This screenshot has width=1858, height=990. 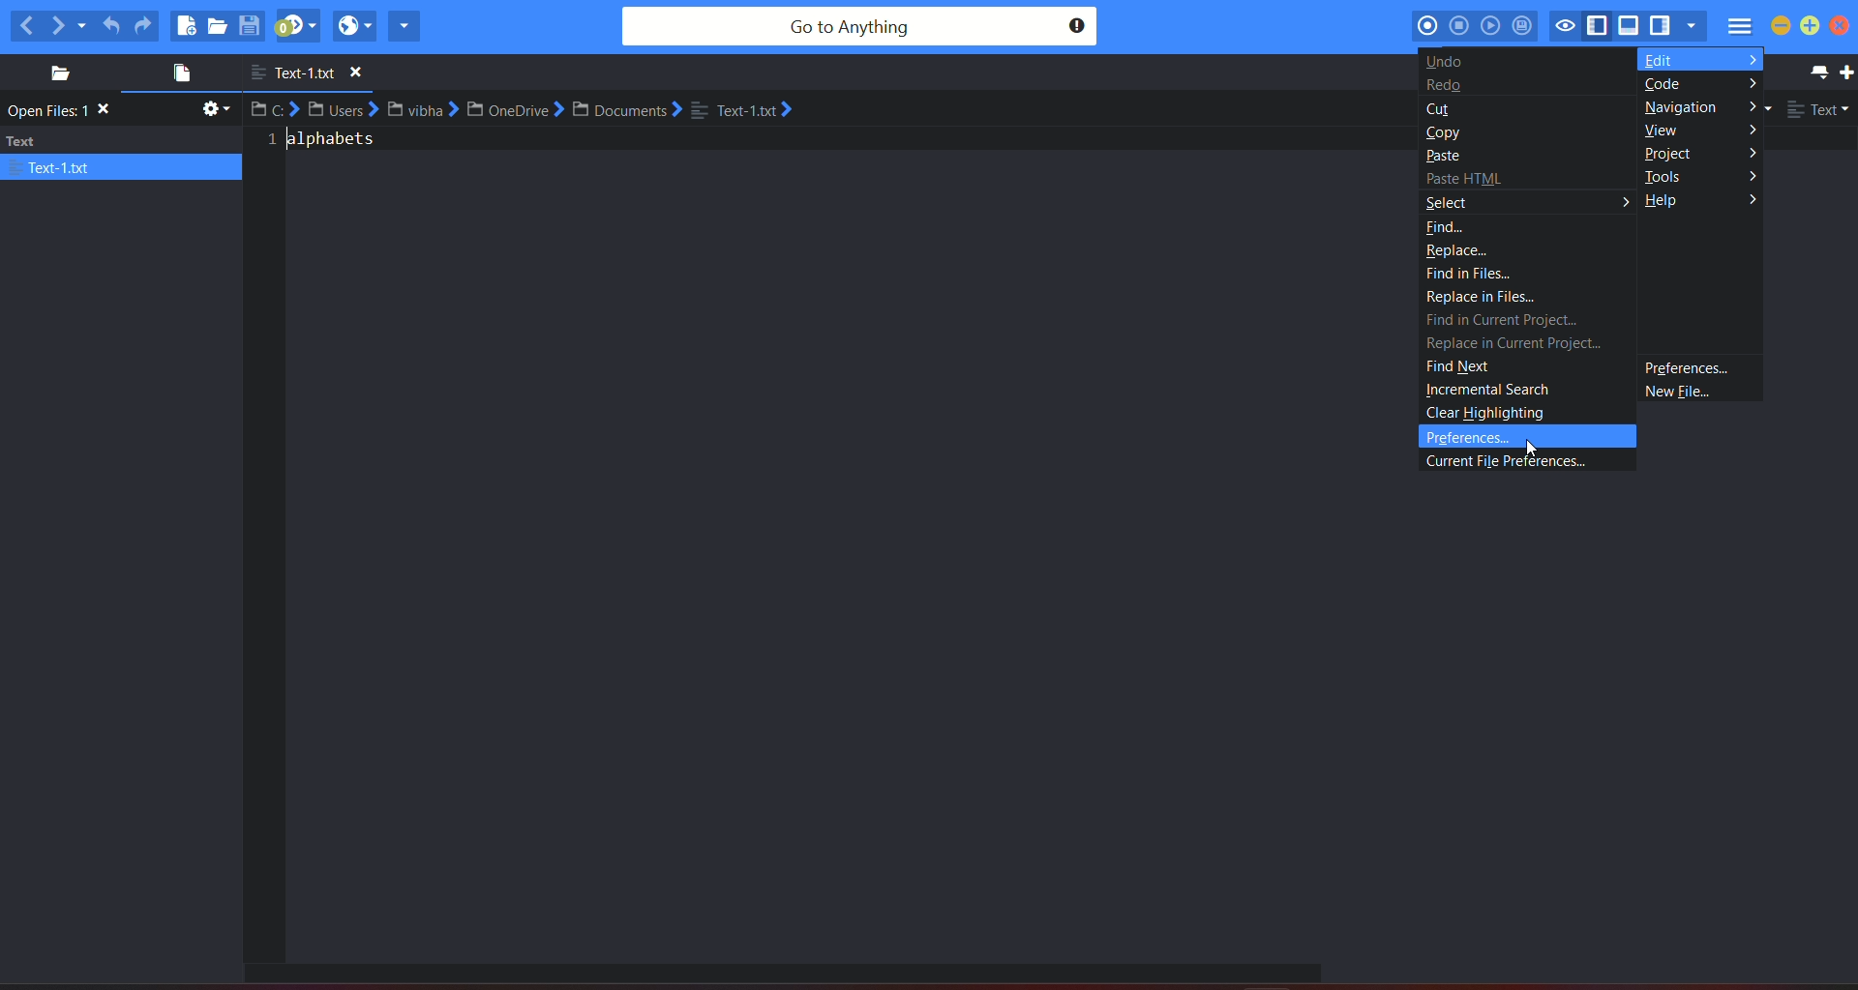 I want to click on text, so click(x=64, y=111).